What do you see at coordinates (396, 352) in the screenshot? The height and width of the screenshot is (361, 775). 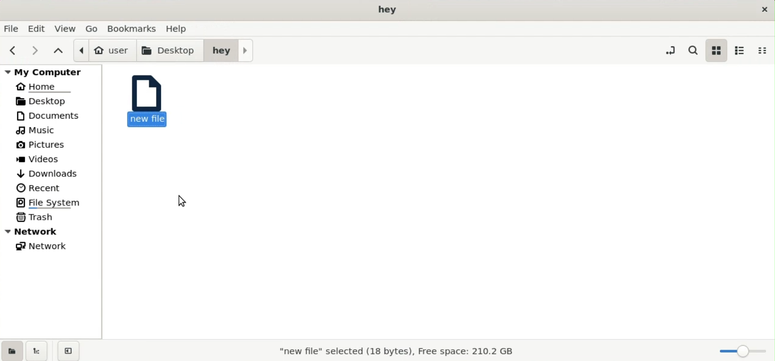 I see `description` at bounding box center [396, 352].